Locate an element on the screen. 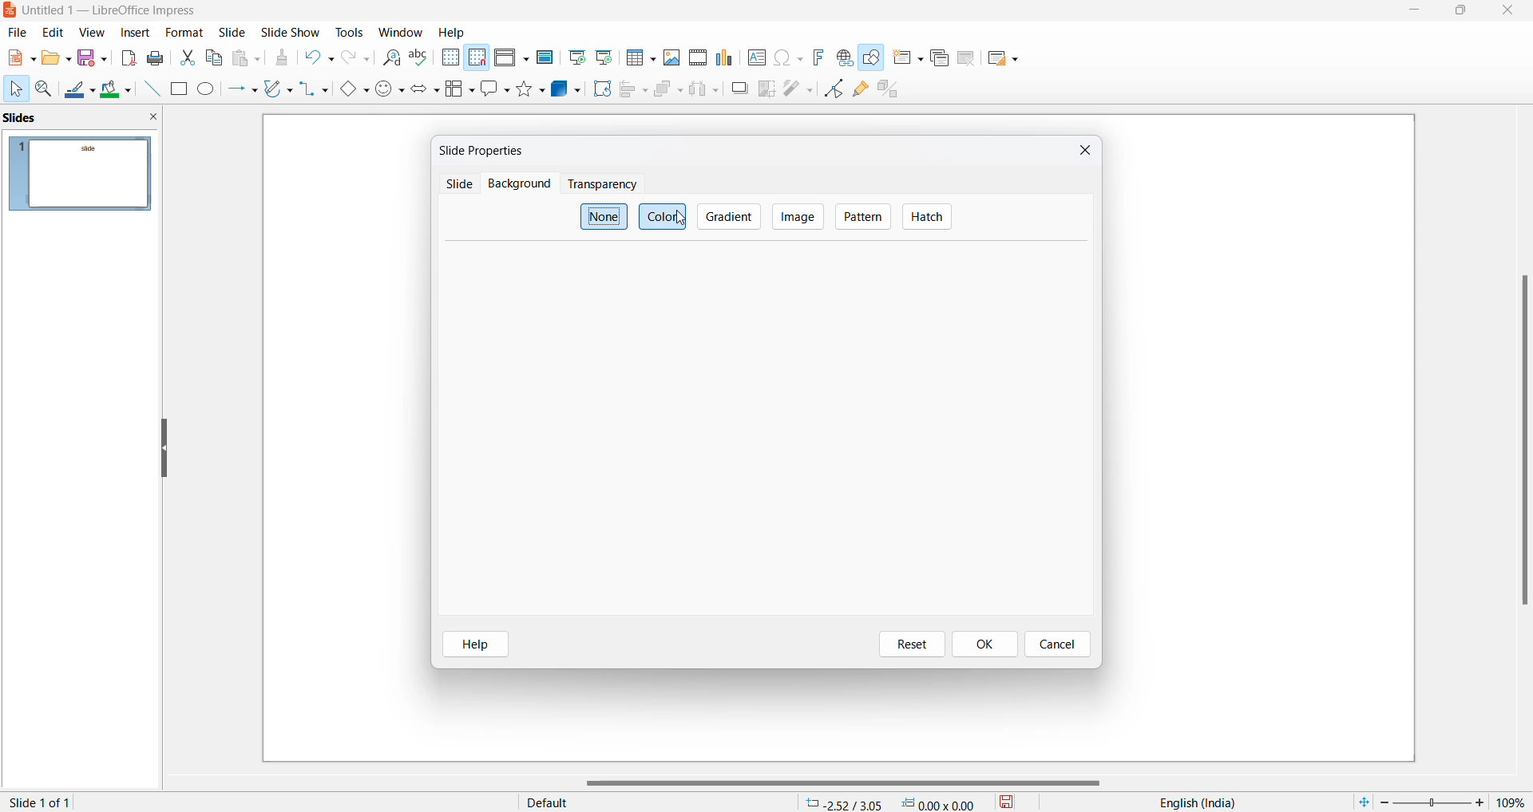 This screenshot has width=1533, height=812. show glue point function is located at coordinates (862, 92).